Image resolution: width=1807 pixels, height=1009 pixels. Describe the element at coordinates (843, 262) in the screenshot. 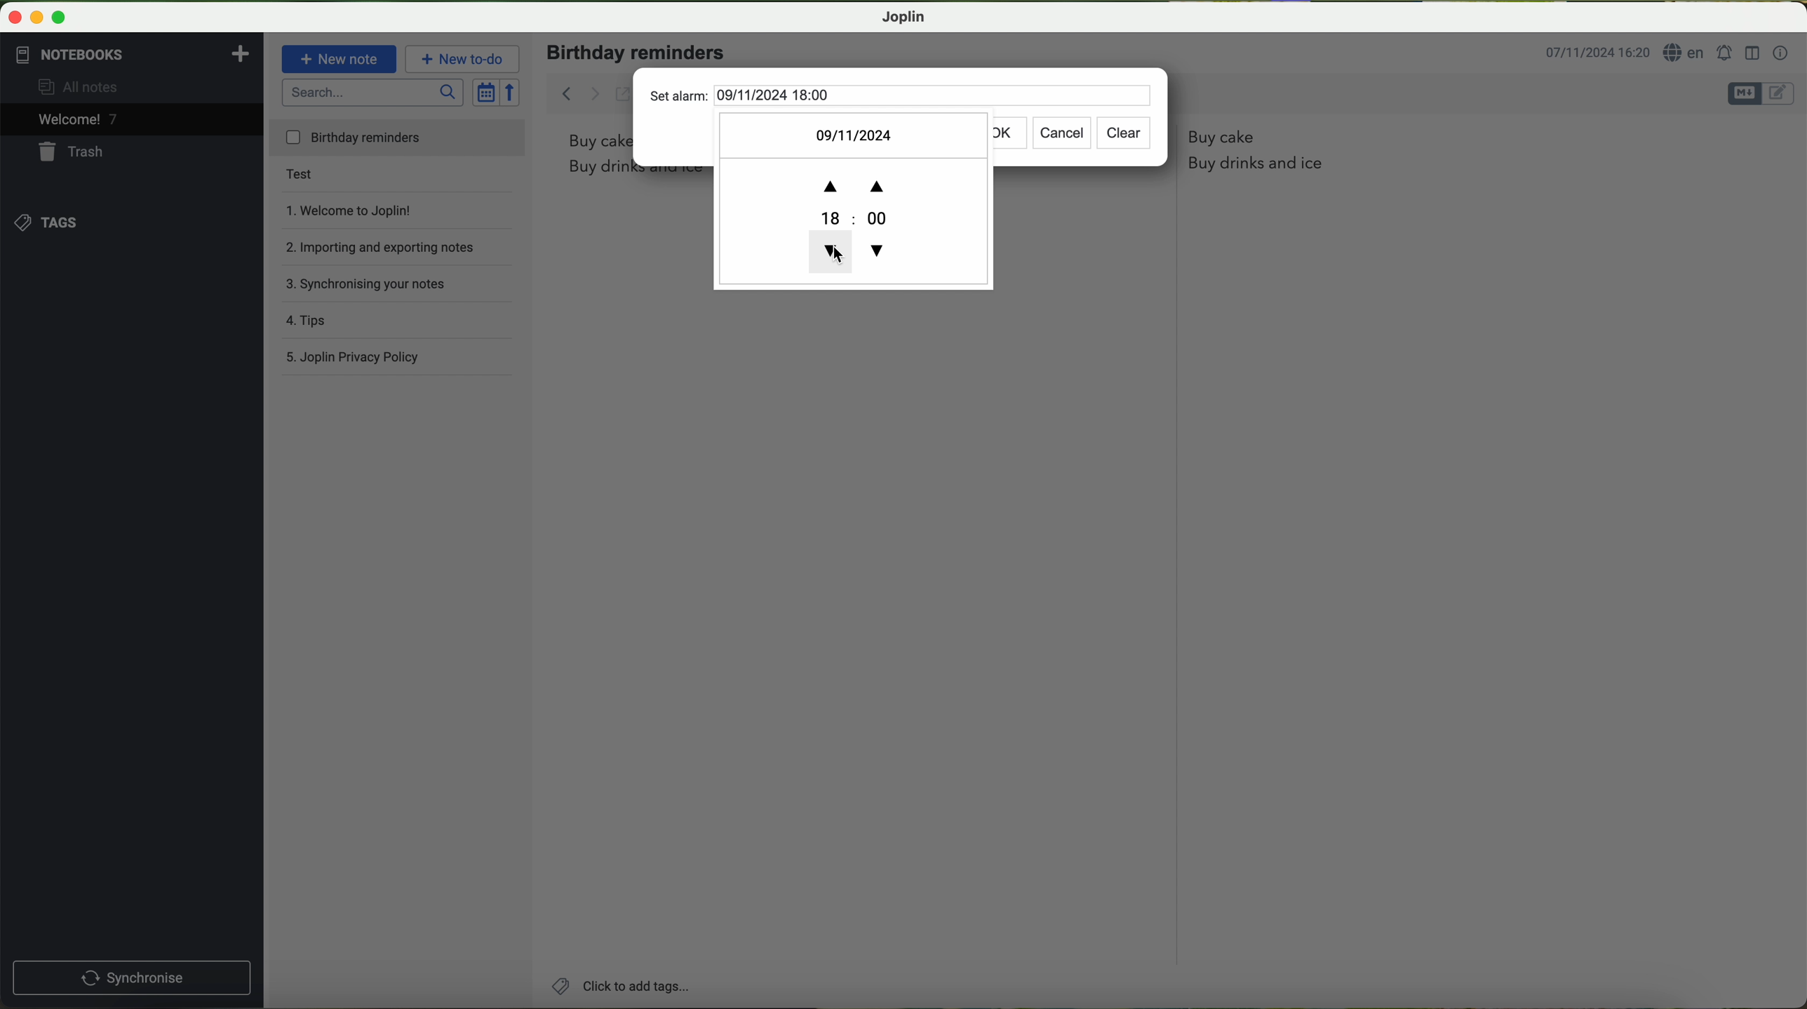

I see `cursor` at that location.